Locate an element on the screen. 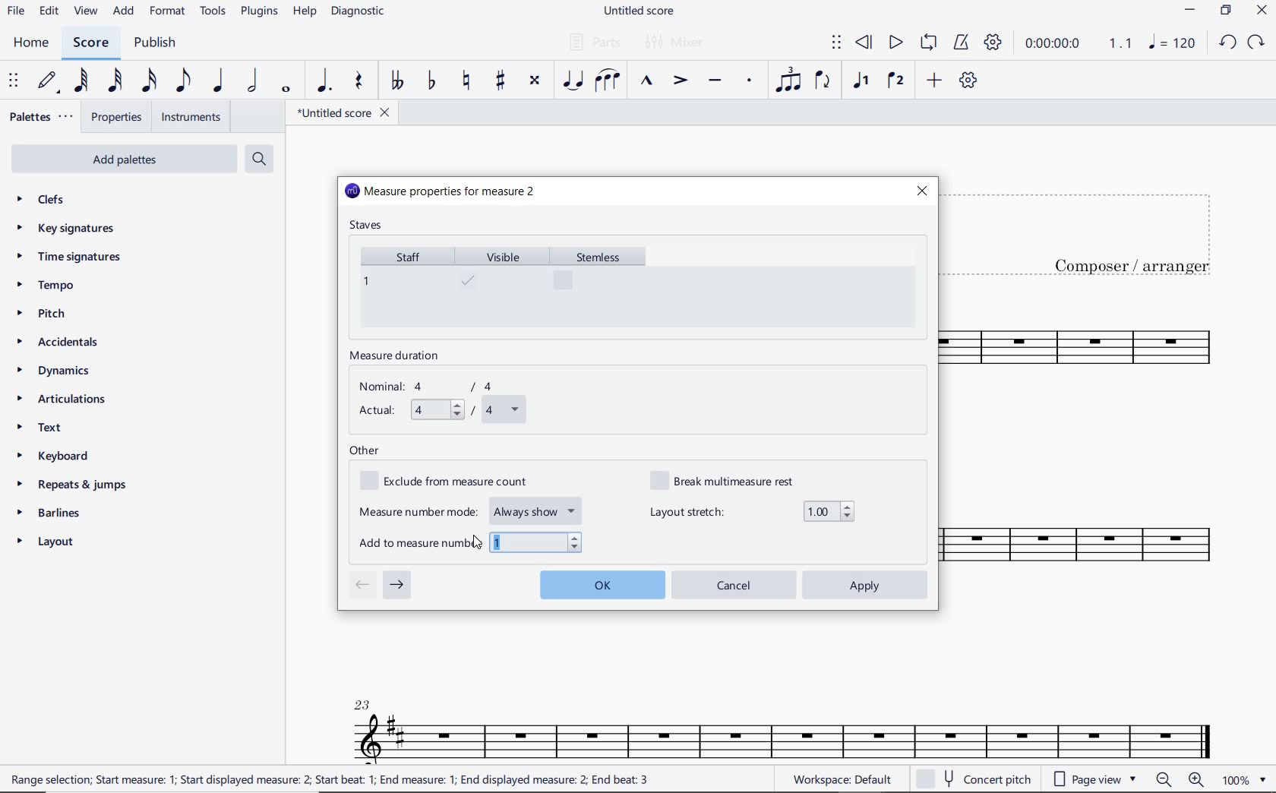 The height and width of the screenshot is (793, 1276). apply is located at coordinates (867, 585).